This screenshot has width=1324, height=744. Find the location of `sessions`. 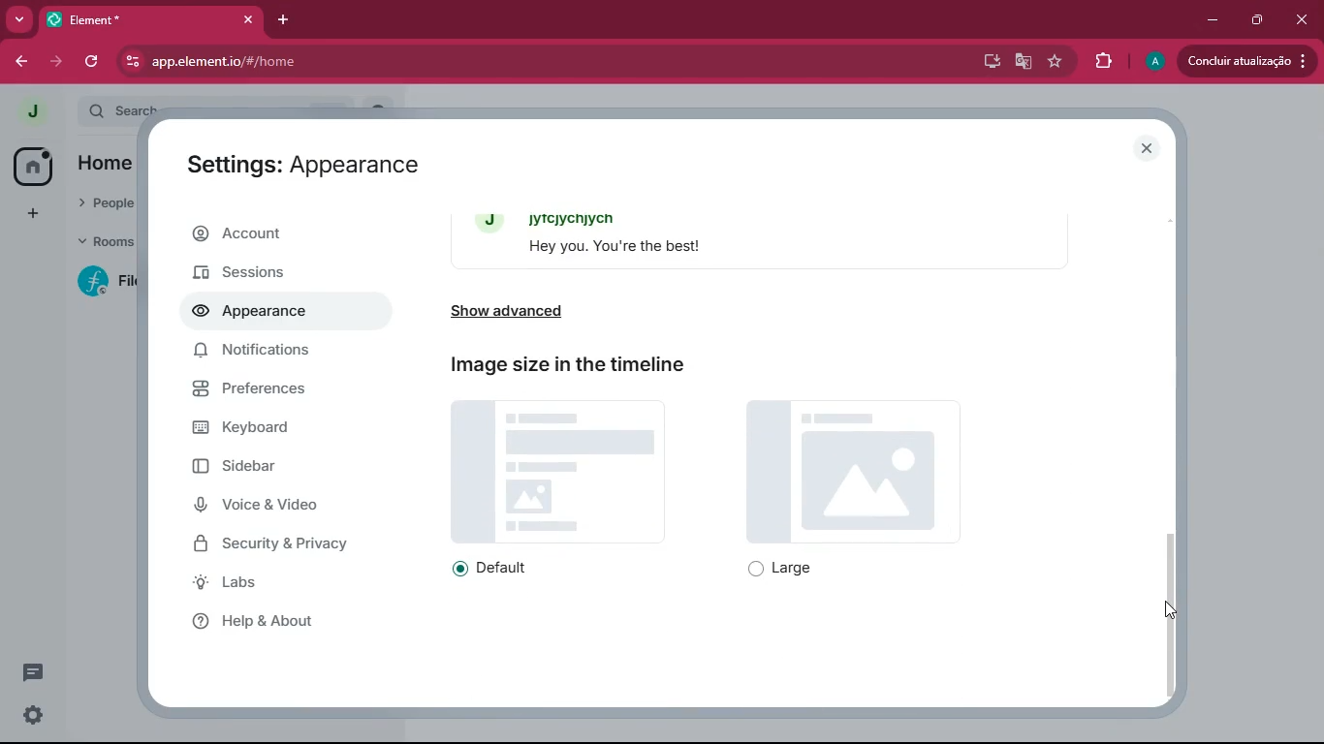

sessions is located at coordinates (274, 271).